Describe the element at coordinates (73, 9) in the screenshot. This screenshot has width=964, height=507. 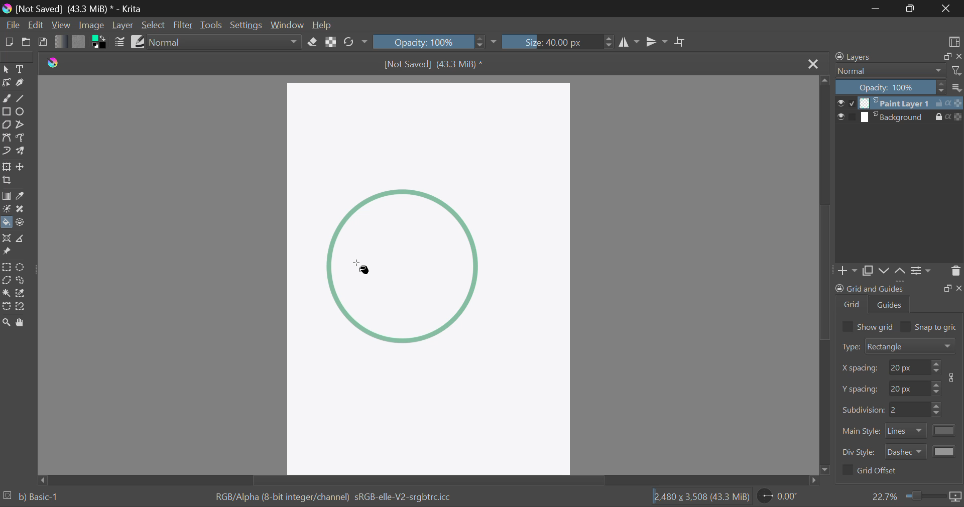
I see `Window Title` at that location.